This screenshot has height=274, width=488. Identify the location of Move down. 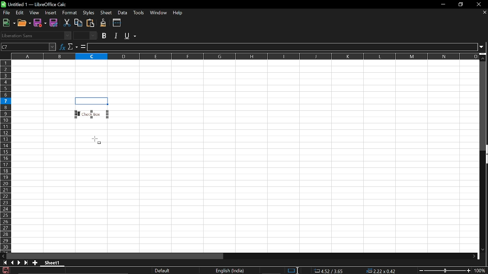
(483, 250).